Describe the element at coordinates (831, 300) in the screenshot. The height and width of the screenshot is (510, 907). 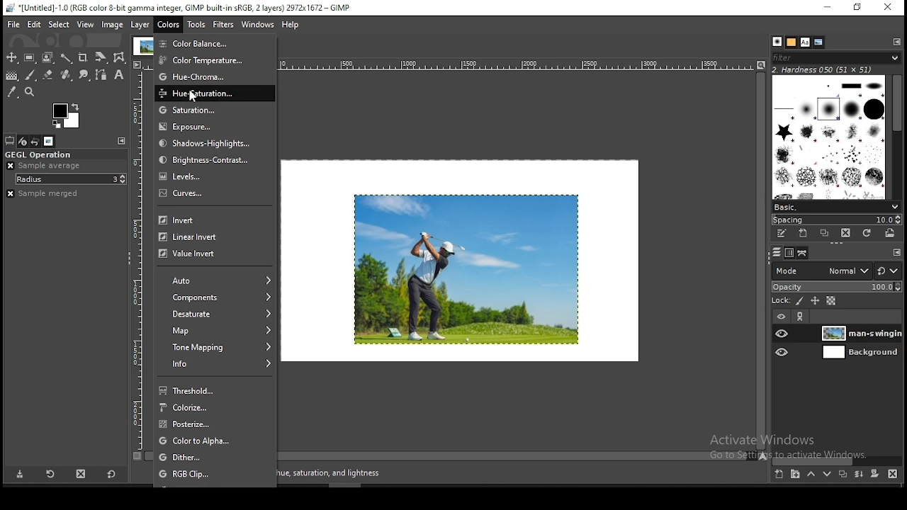
I see `lock alpha channel` at that location.